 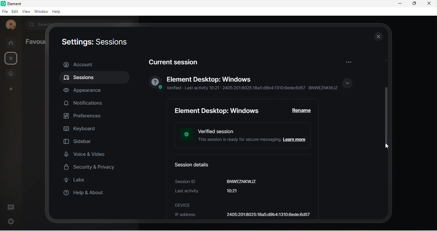 I want to click on file, so click(x=4, y=12).